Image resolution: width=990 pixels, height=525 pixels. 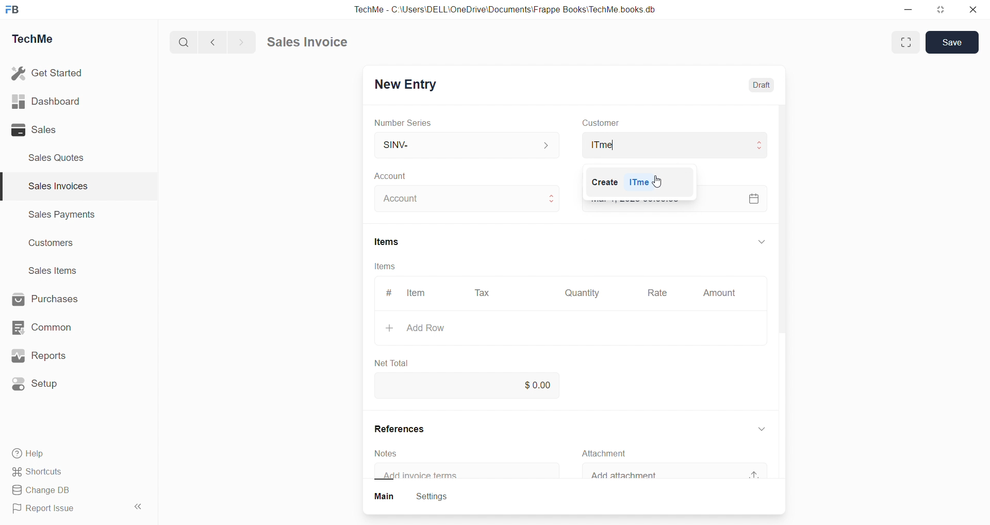 What do you see at coordinates (48, 72) in the screenshot?
I see `& Get Started` at bounding box center [48, 72].